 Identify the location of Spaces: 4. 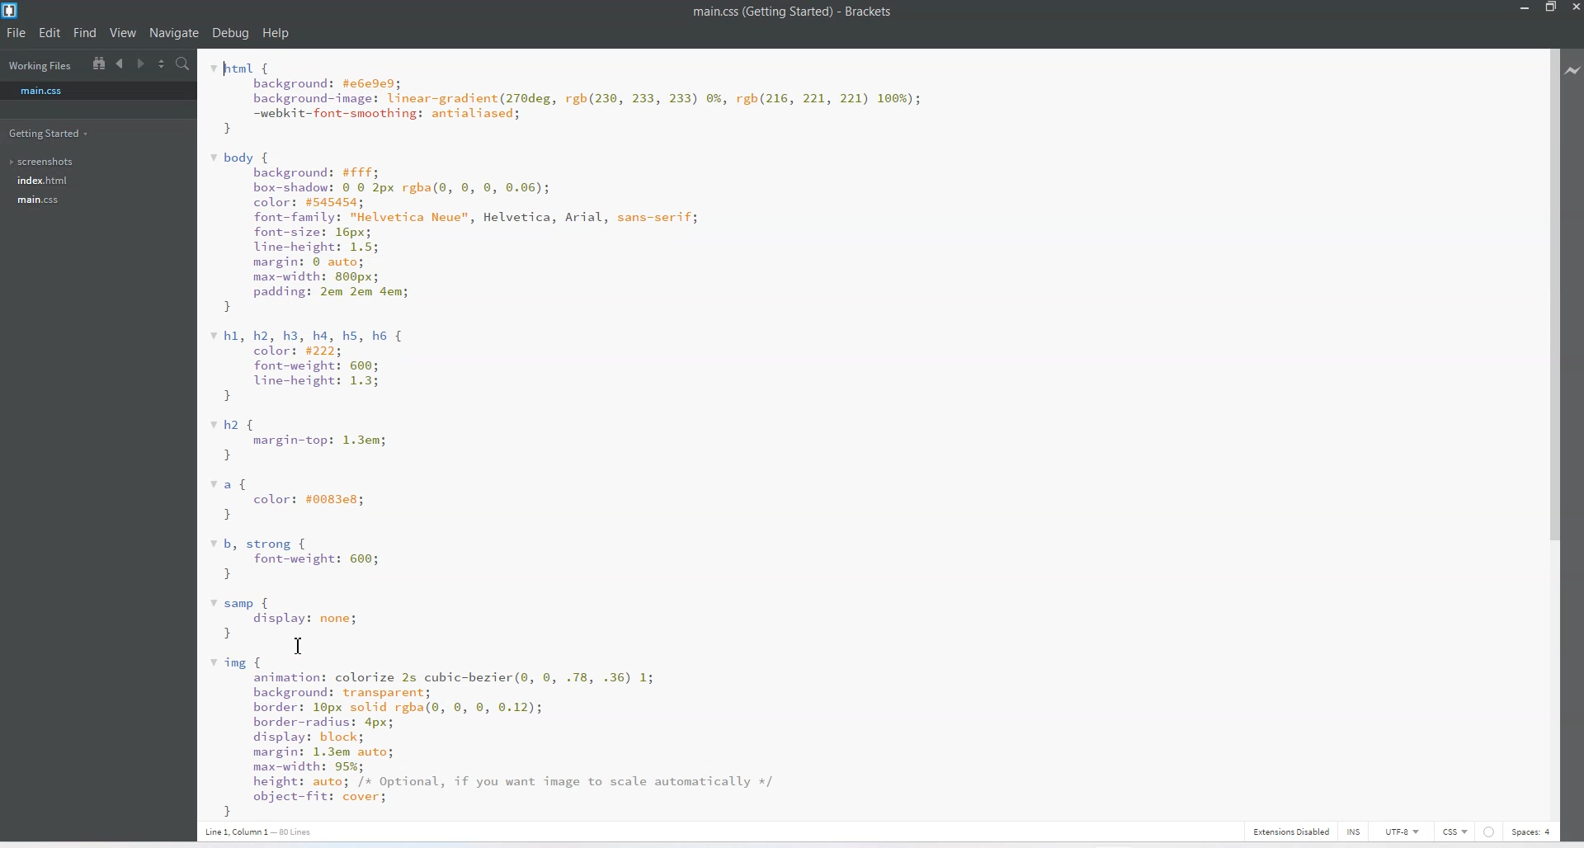
(1531, 832).